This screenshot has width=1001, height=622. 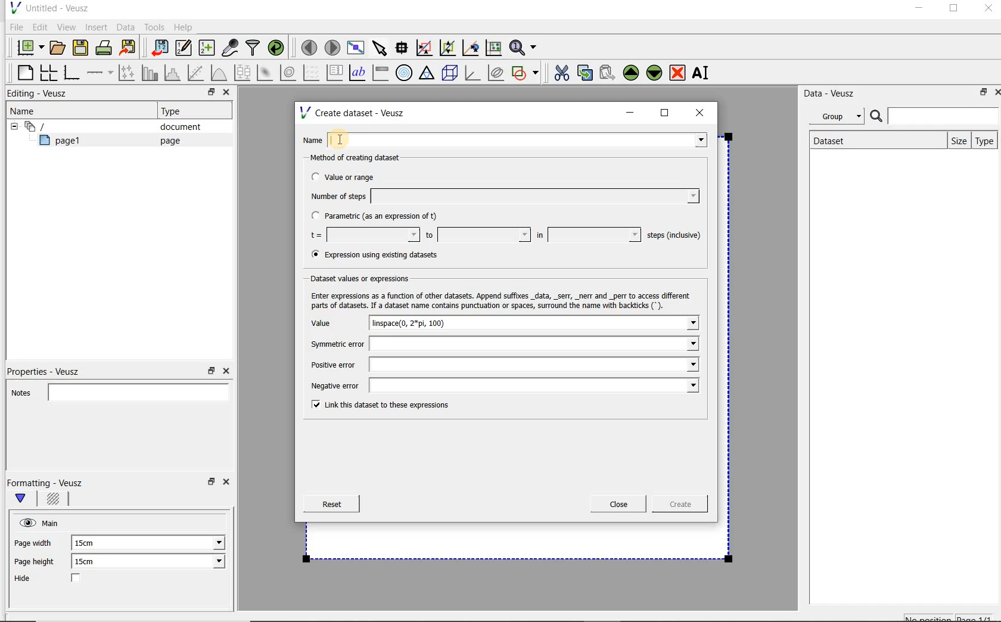 I want to click on remove the selected widget, so click(x=678, y=72).